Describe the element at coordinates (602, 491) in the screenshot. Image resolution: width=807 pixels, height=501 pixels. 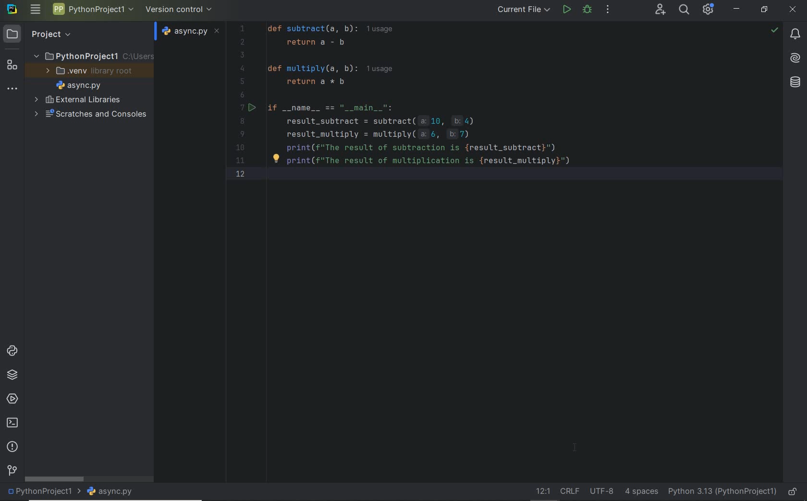
I see `file encoding` at that location.